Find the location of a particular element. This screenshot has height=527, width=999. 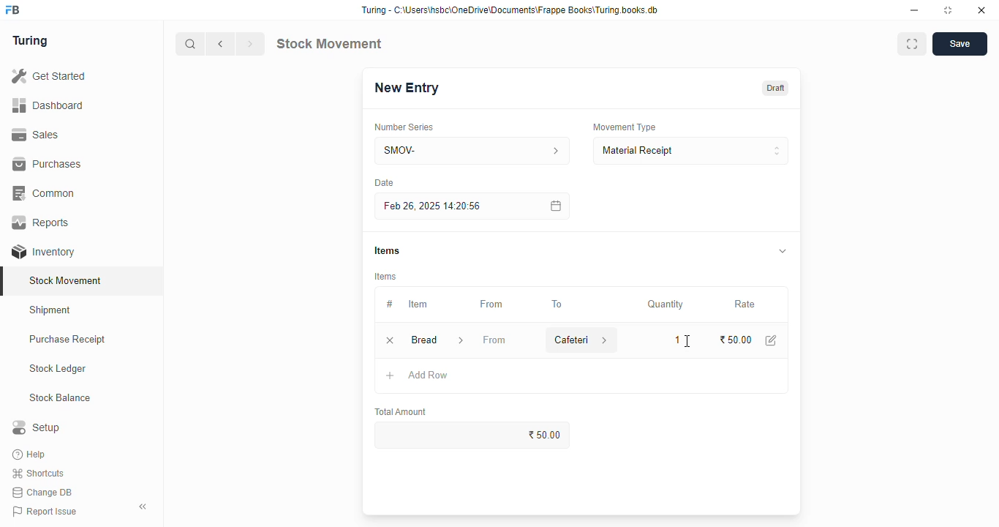

draft is located at coordinates (777, 88).